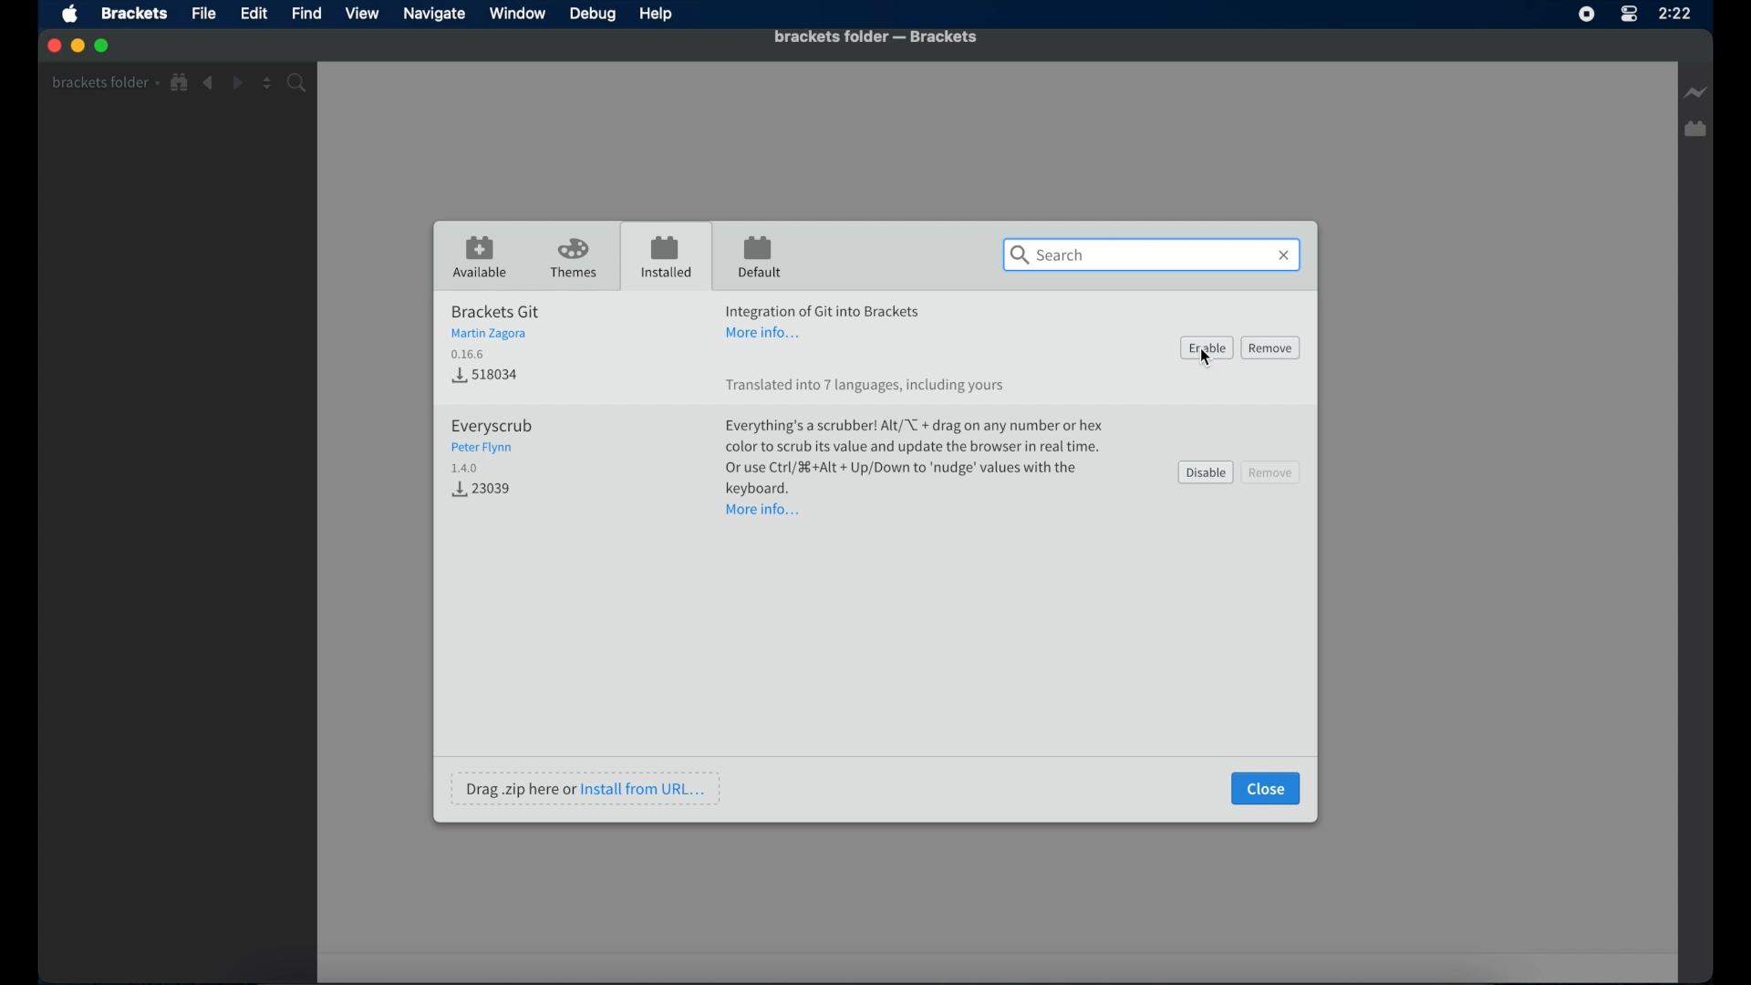 The image size is (1751, 985). Describe the element at coordinates (362, 14) in the screenshot. I see `view` at that location.